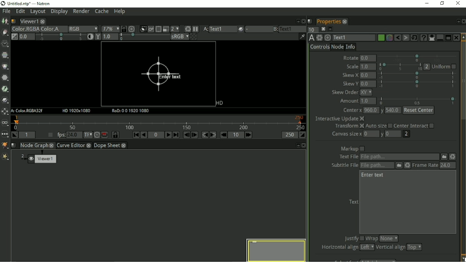 This screenshot has width=466, height=262. What do you see at coordinates (249, 135) in the screenshot?
I see `Next increment` at bounding box center [249, 135].